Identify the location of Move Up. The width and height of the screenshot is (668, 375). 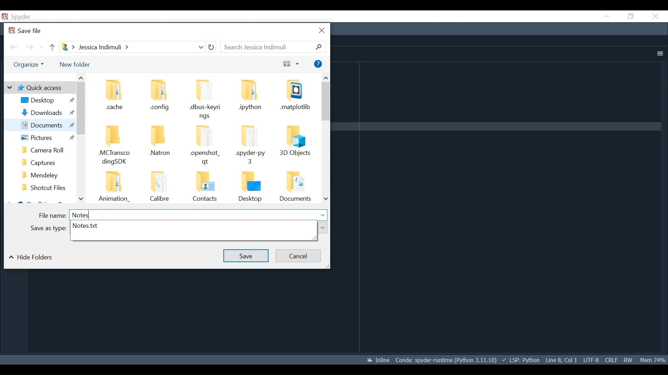
(53, 48).